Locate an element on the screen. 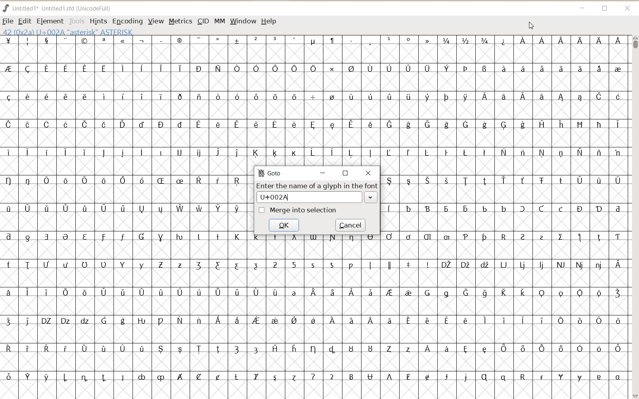 This screenshot has height=399, width=639. restore is located at coordinates (346, 173).